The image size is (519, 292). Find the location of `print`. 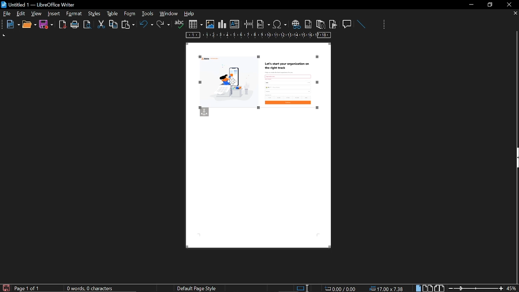

print is located at coordinates (75, 25).